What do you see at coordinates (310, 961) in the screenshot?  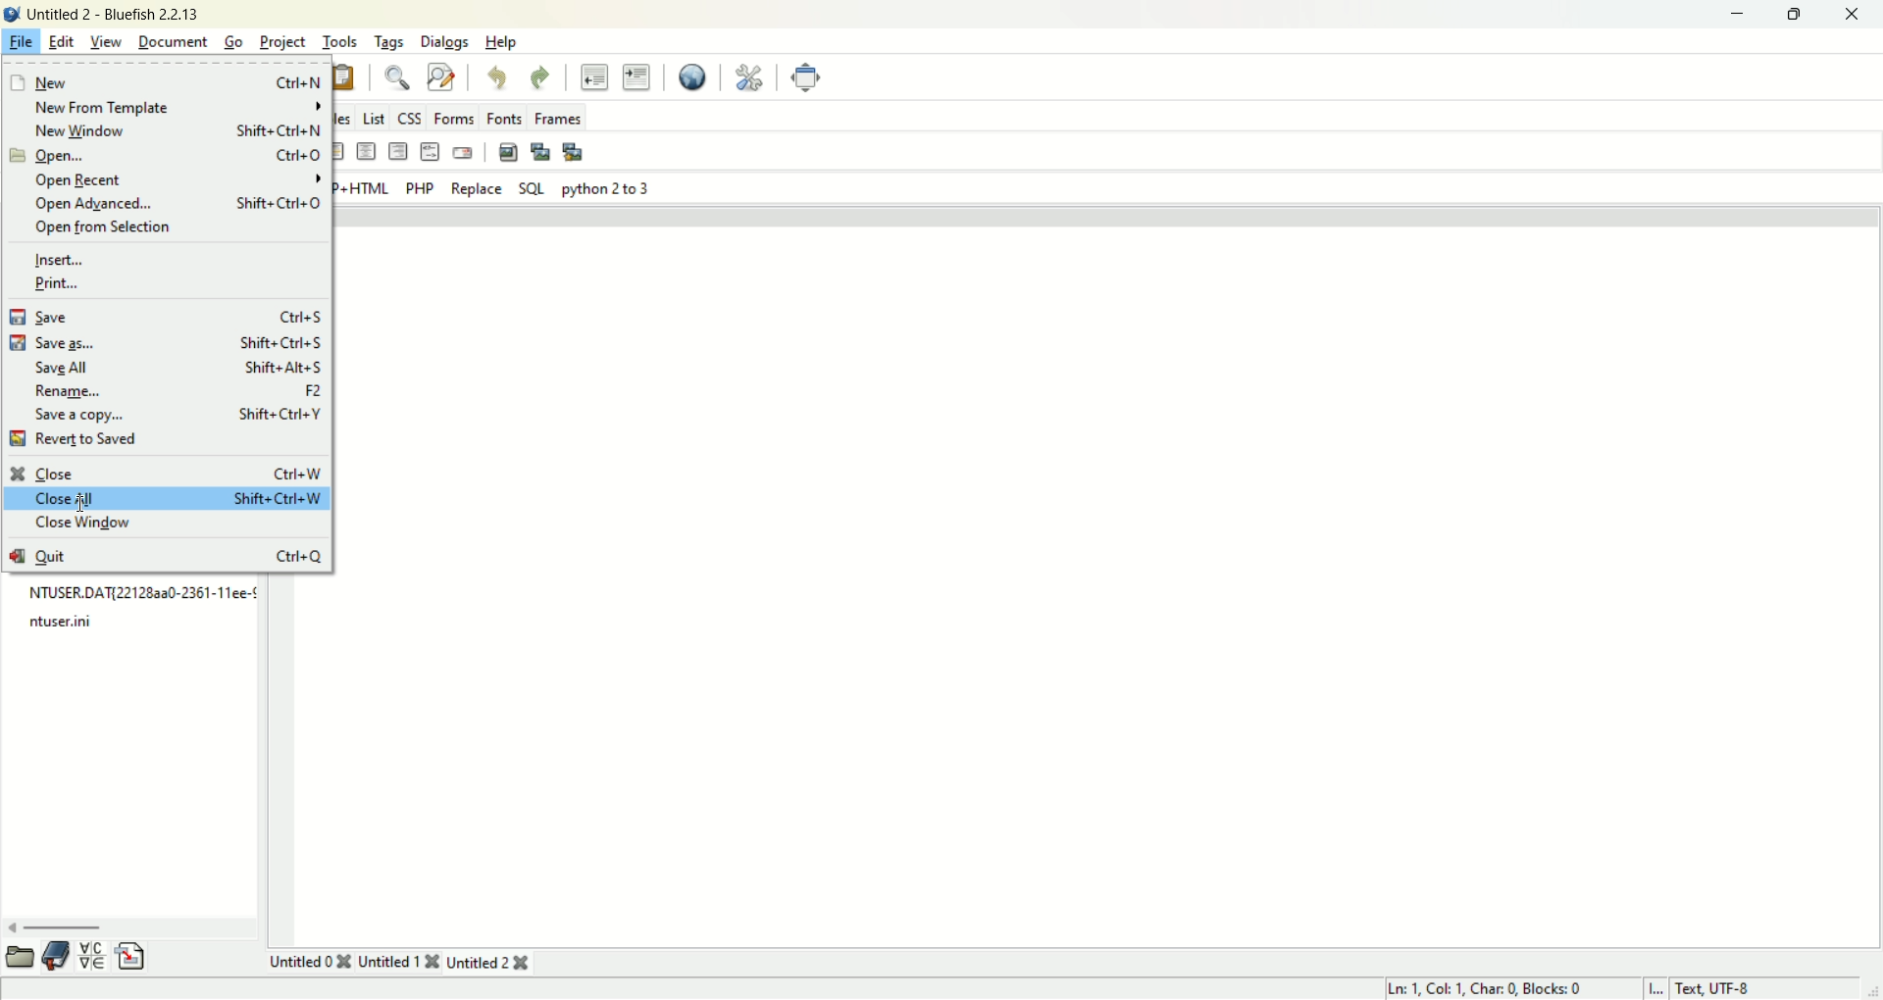 I see `untitle0` at bounding box center [310, 961].